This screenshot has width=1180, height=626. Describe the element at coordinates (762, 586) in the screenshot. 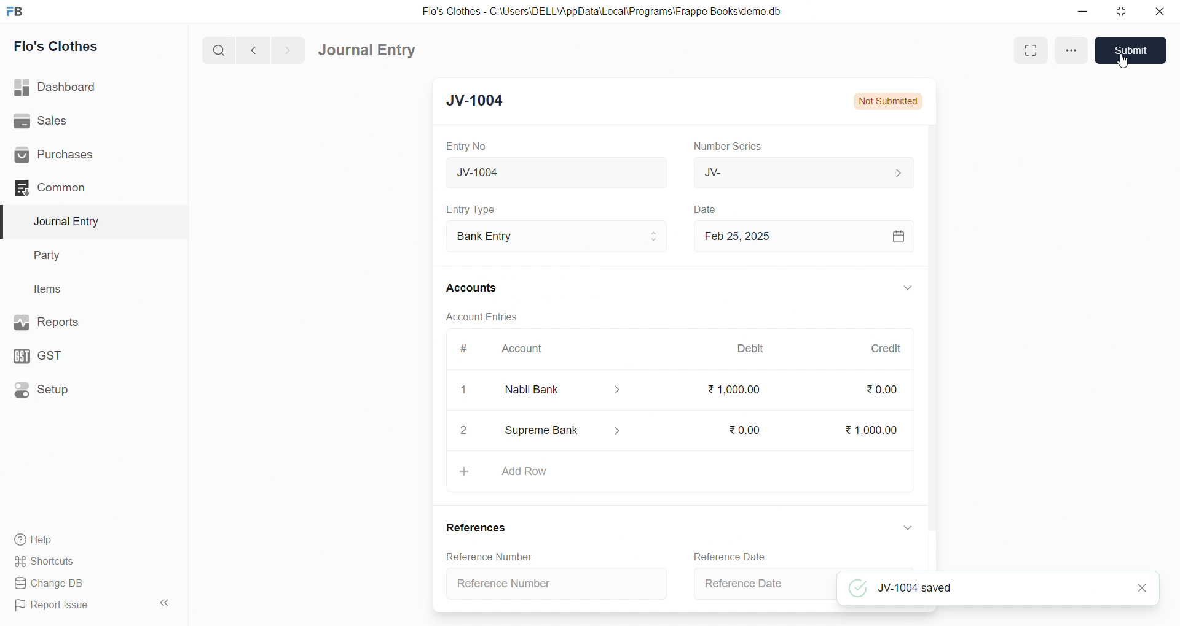

I see `Reference Date` at that location.